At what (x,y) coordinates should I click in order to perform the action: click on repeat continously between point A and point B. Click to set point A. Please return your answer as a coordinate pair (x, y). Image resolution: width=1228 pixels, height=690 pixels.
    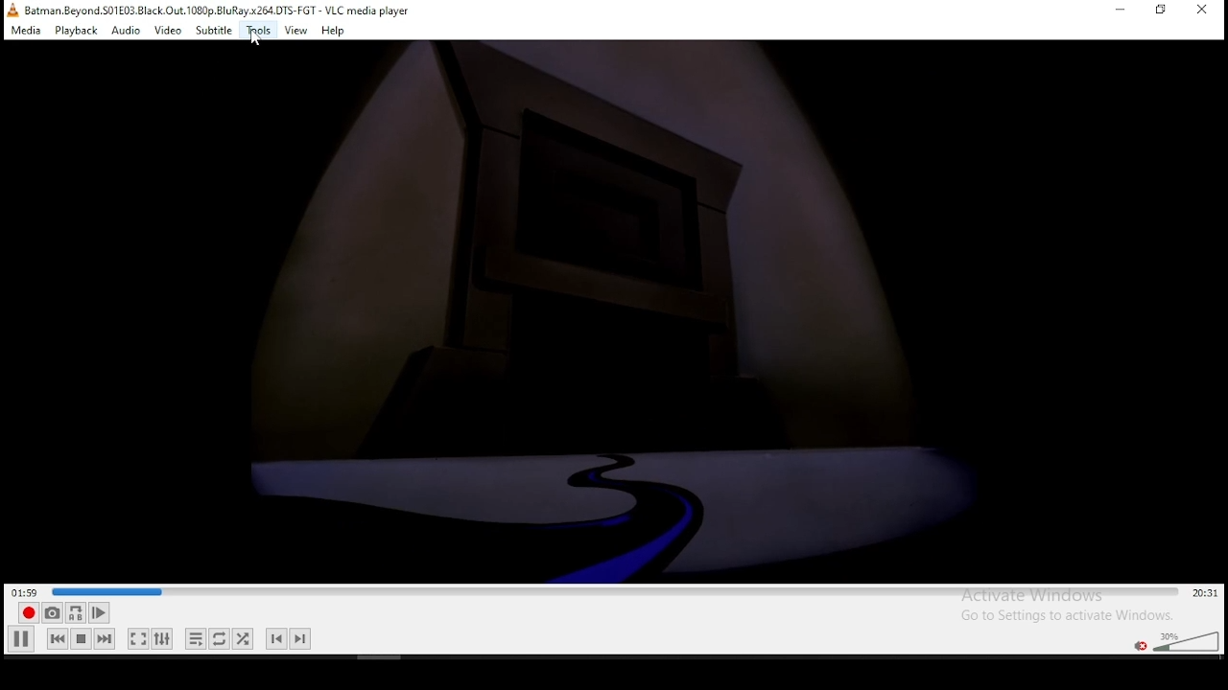
    Looking at the image, I should click on (74, 612).